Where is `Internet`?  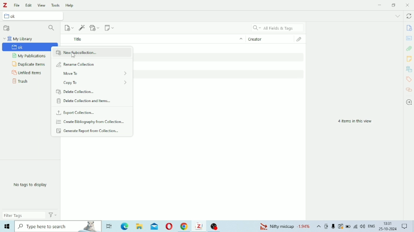 Internet is located at coordinates (356, 226).